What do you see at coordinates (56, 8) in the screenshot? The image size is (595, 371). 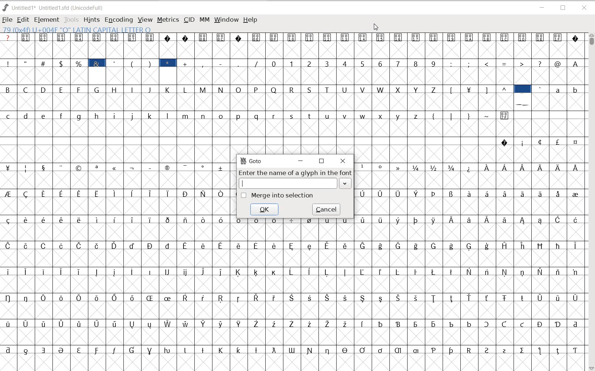 I see `Untitled 1* Untitled 1.sfd (UnicodeFull)` at bounding box center [56, 8].